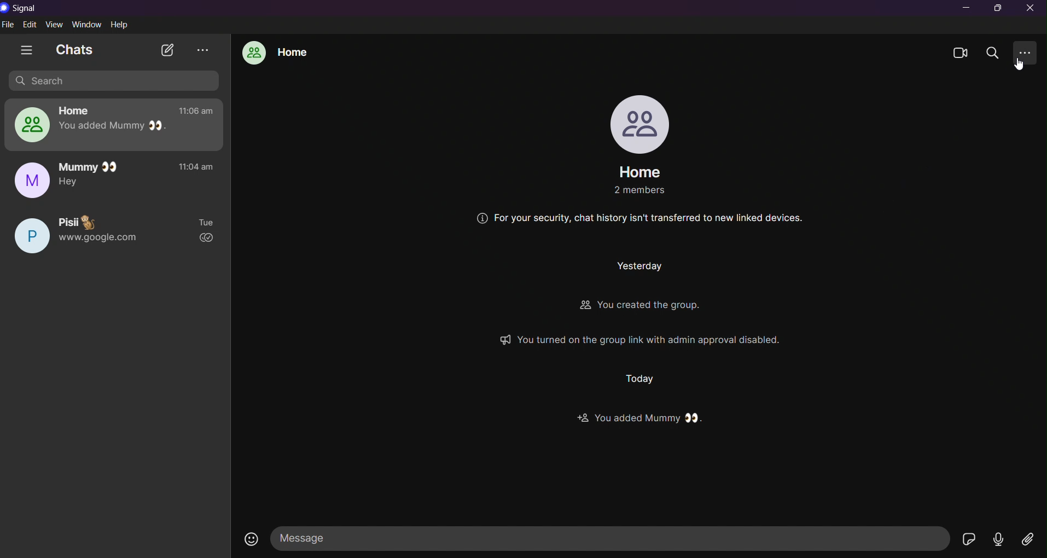  Describe the element at coordinates (118, 178) in the screenshot. I see `mummy chat` at that location.